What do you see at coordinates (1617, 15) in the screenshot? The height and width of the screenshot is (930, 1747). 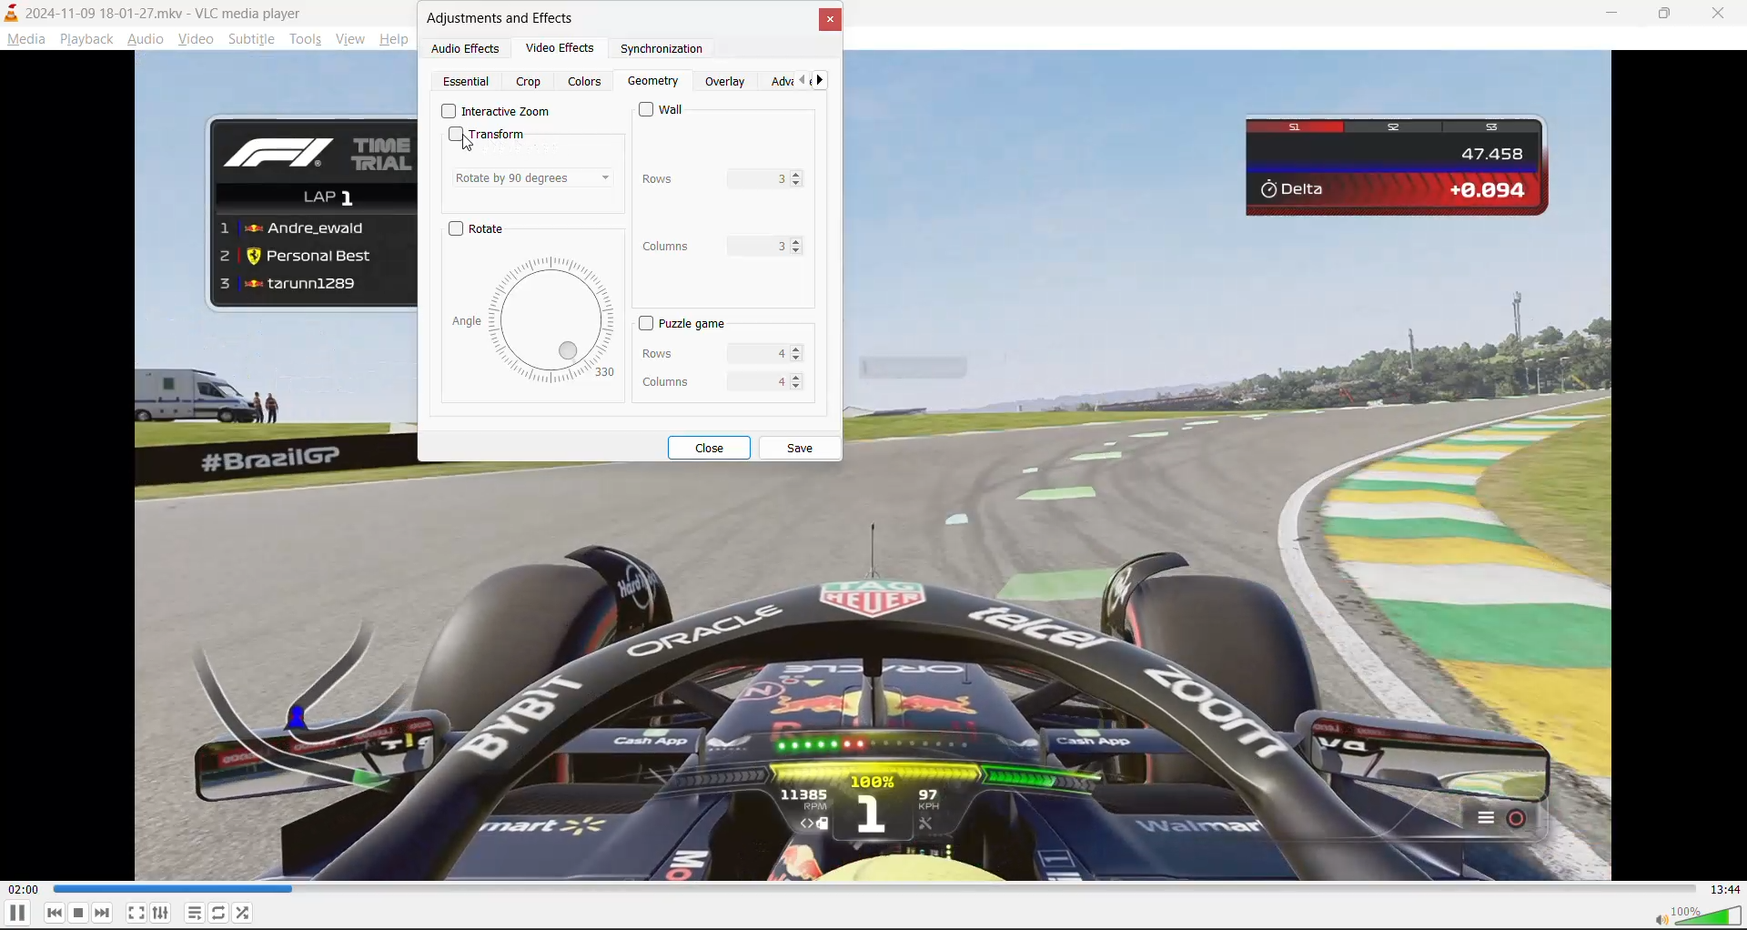 I see `minimize` at bounding box center [1617, 15].